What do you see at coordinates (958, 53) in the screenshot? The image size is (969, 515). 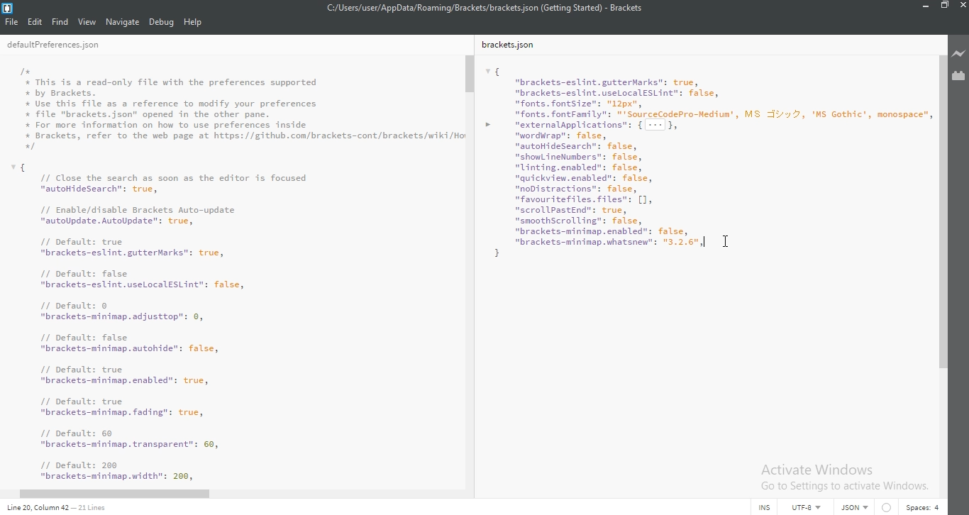 I see `live preview` at bounding box center [958, 53].